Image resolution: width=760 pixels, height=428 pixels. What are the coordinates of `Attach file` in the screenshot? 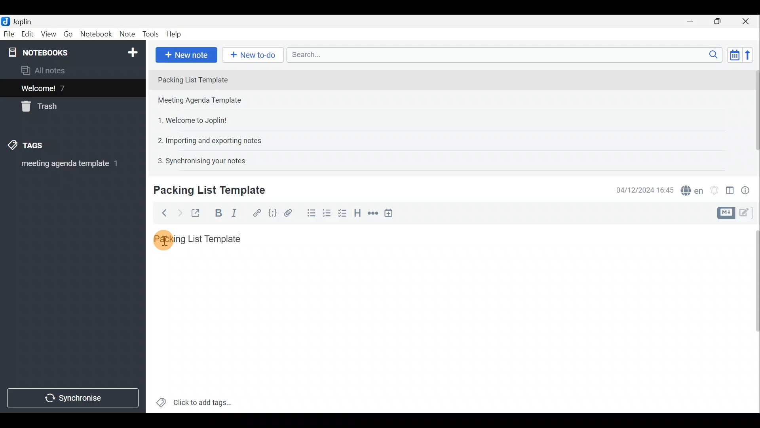 It's located at (288, 212).